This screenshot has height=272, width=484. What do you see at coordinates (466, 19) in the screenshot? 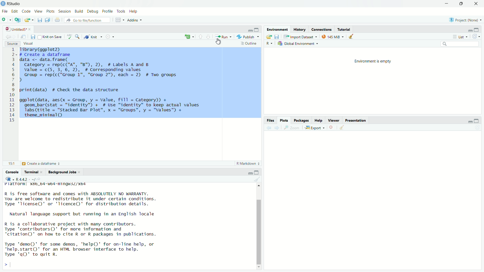
I see `Project (Note)` at bounding box center [466, 19].